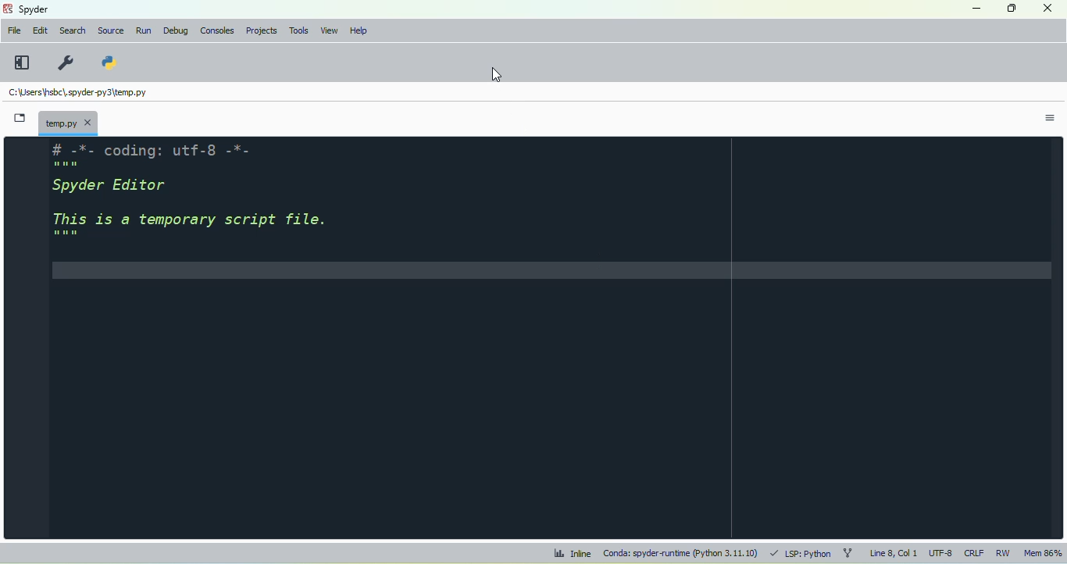  Describe the element at coordinates (79, 94) in the screenshot. I see `temporary file` at that location.